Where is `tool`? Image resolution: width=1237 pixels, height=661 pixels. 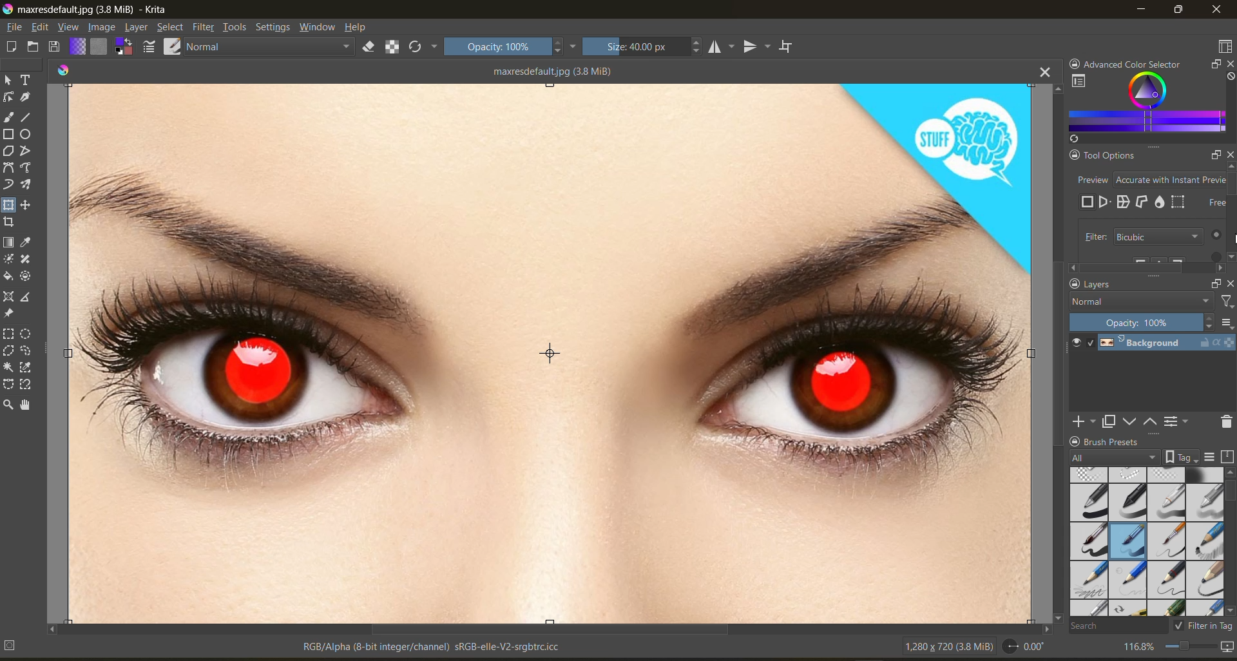 tool is located at coordinates (27, 117).